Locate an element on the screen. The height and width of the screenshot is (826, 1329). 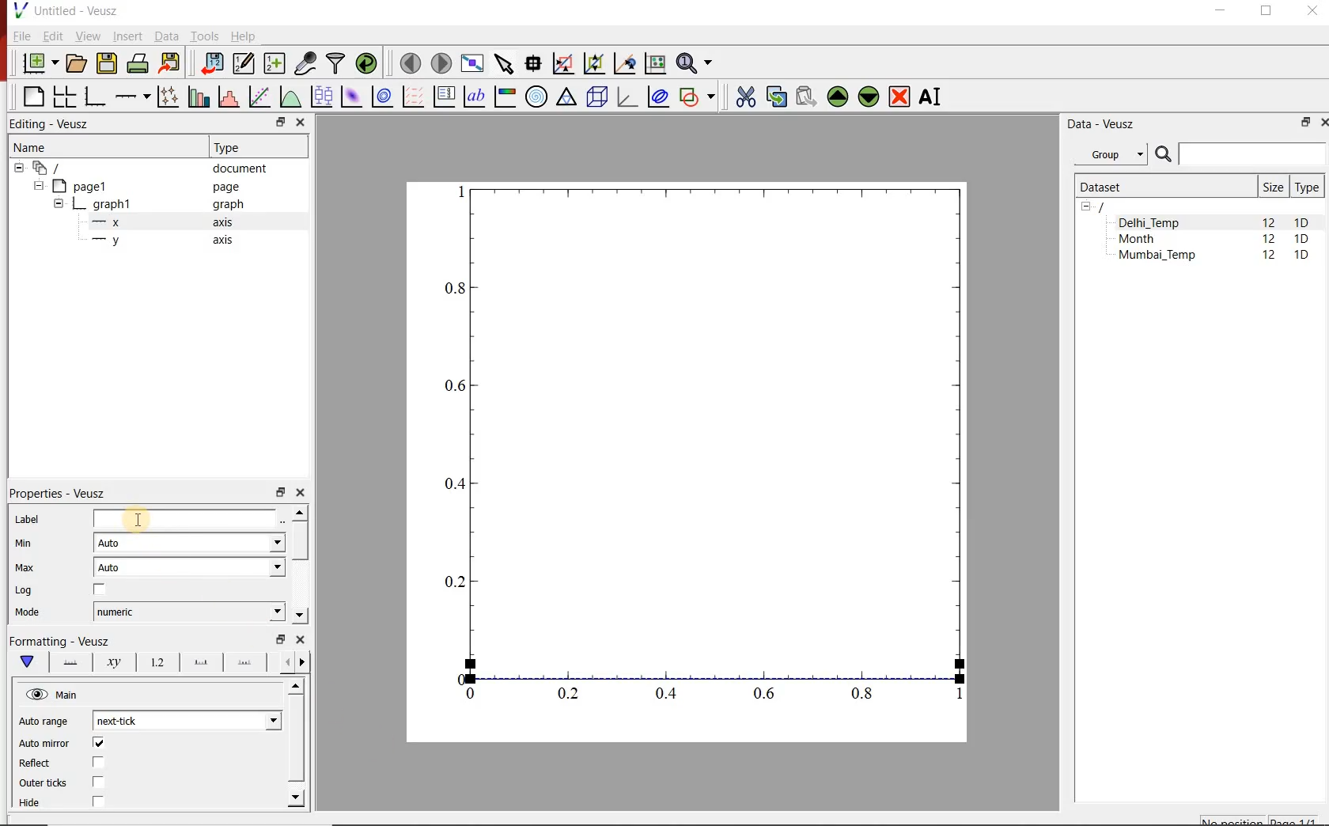
Auto is located at coordinates (190, 542).